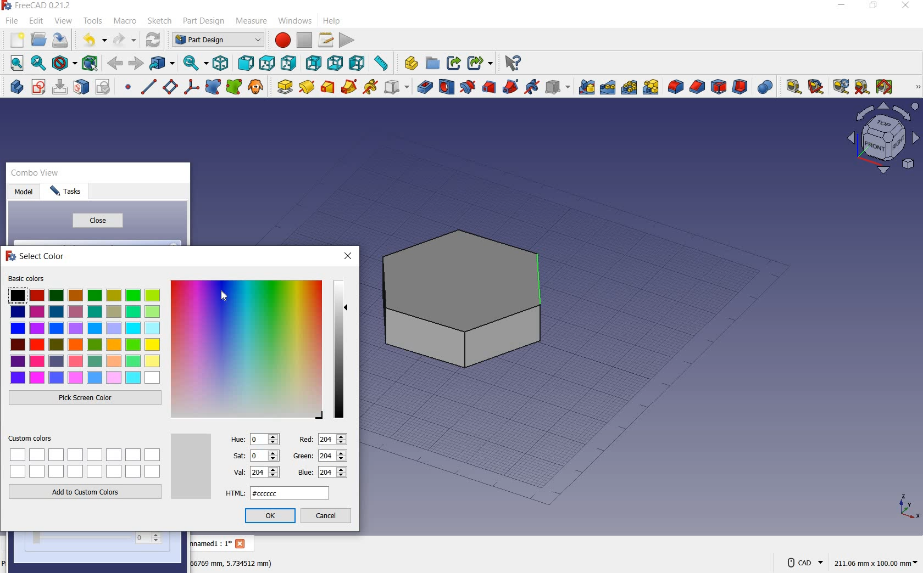 The height and width of the screenshot is (573, 923). Describe the element at coordinates (719, 88) in the screenshot. I see `draft` at that location.